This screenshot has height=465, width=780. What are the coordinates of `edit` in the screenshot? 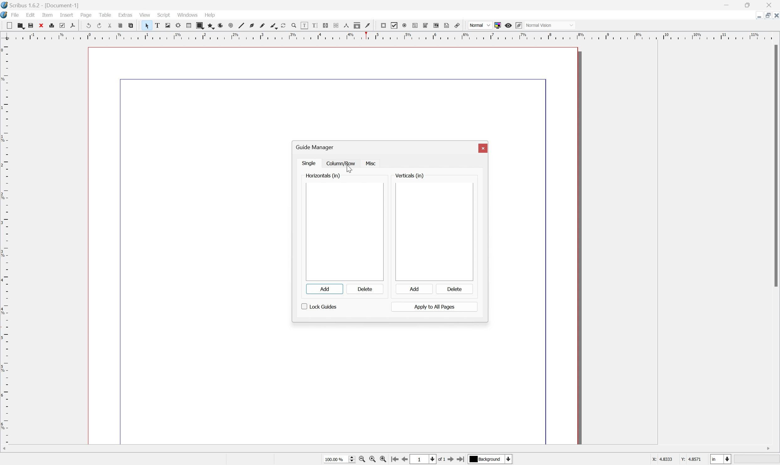 It's located at (30, 15).